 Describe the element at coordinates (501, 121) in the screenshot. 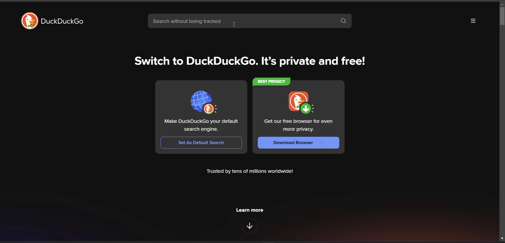

I see `vertical scroll bar` at that location.